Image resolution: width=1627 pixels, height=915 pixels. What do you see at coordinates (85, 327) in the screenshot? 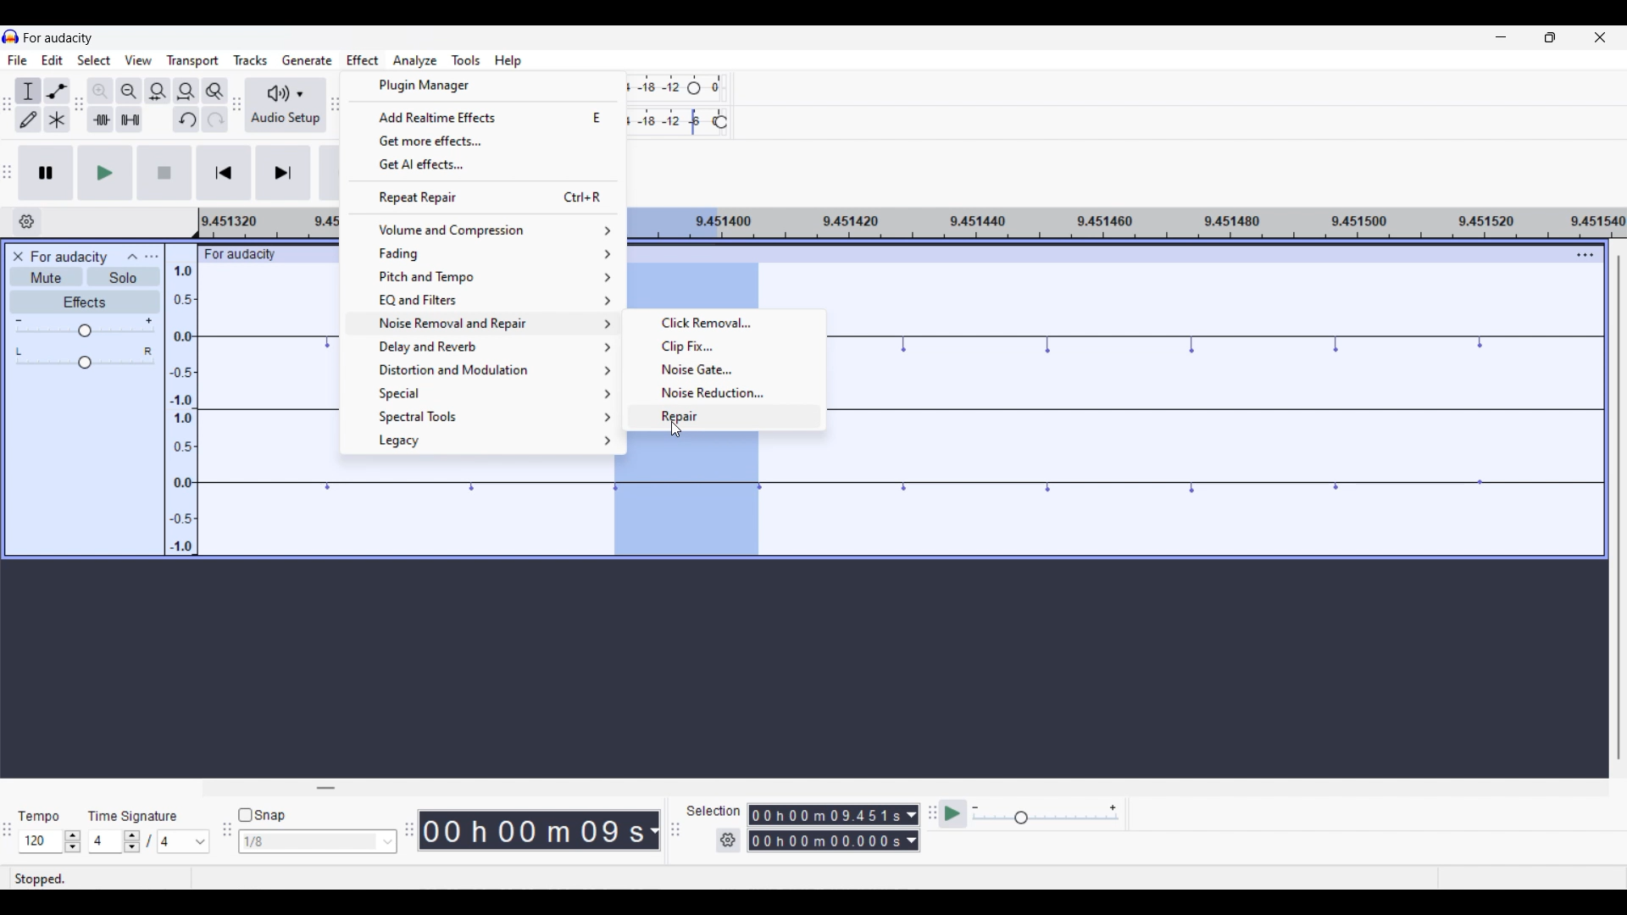
I see `Volume scale` at bounding box center [85, 327].